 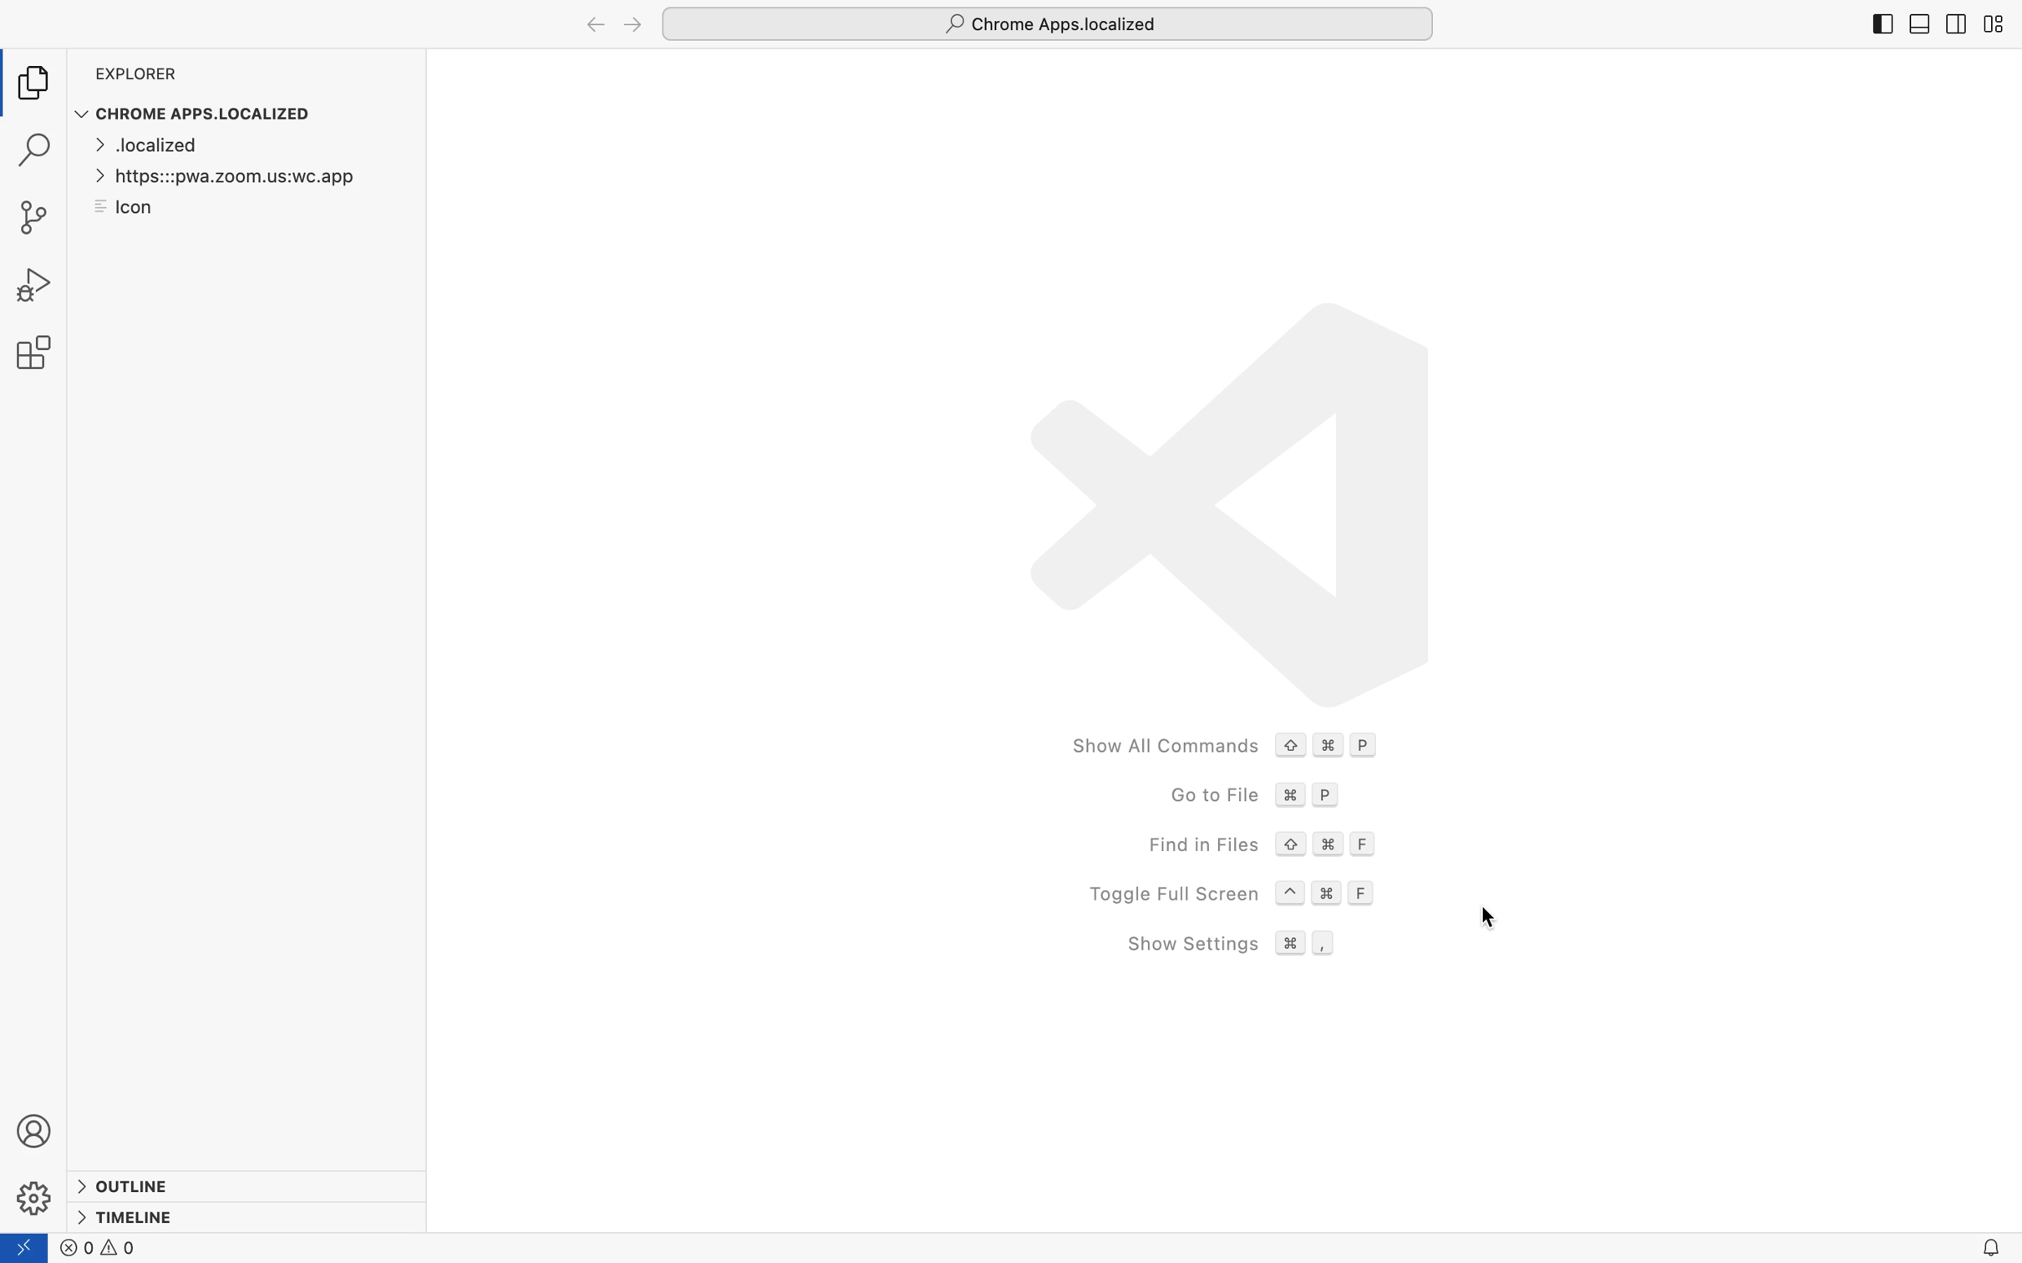 What do you see at coordinates (1991, 1248) in the screenshot?
I see `notifications` at bounding box center [1991, 1248].